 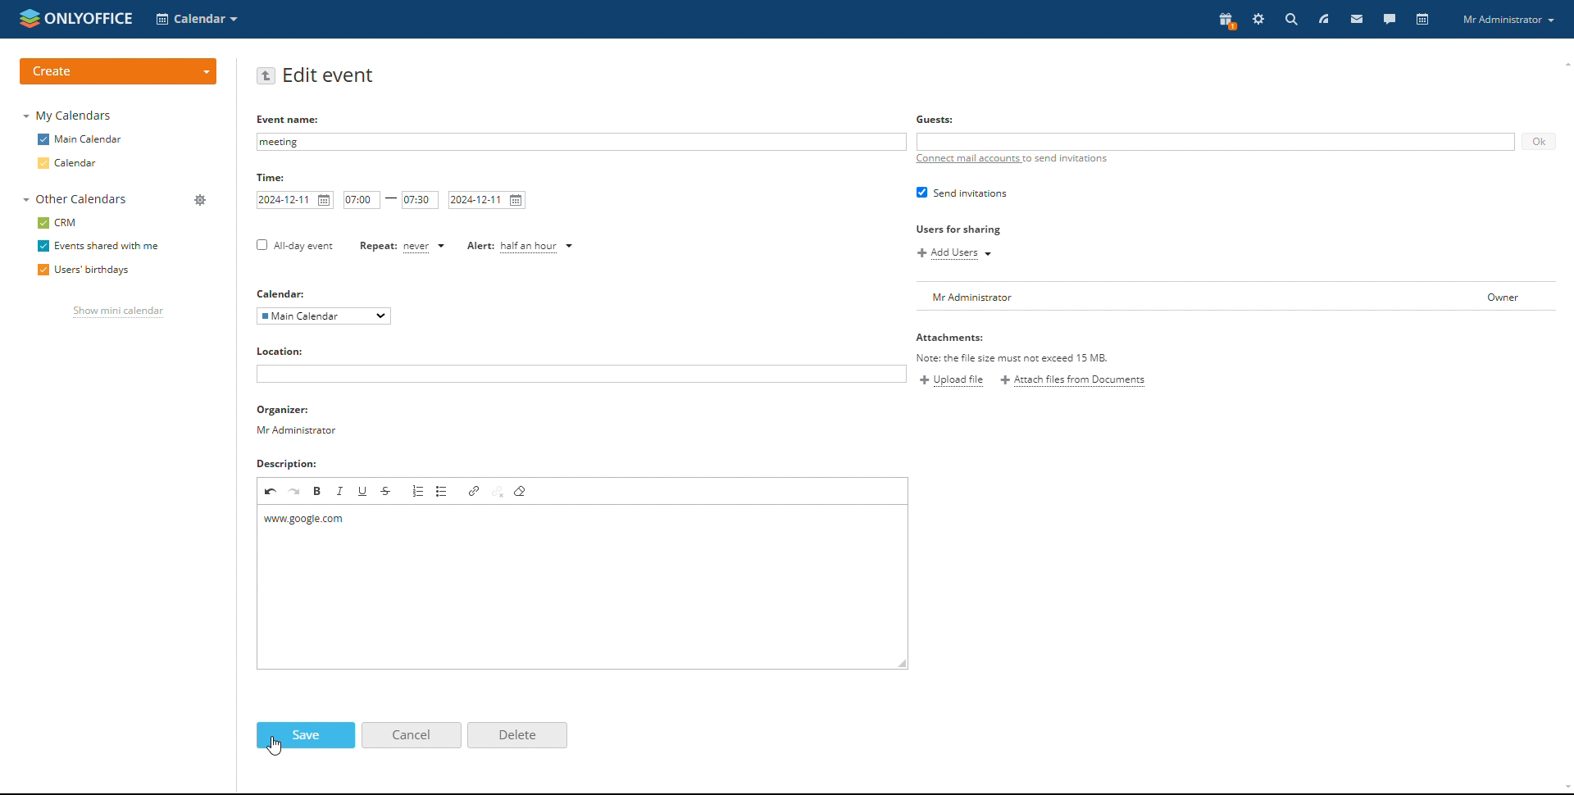 I want to click on end time, so click(x=420, y=199).